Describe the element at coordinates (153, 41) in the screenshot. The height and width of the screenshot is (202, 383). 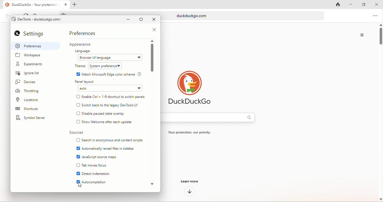
I see `scroll up` at that location.